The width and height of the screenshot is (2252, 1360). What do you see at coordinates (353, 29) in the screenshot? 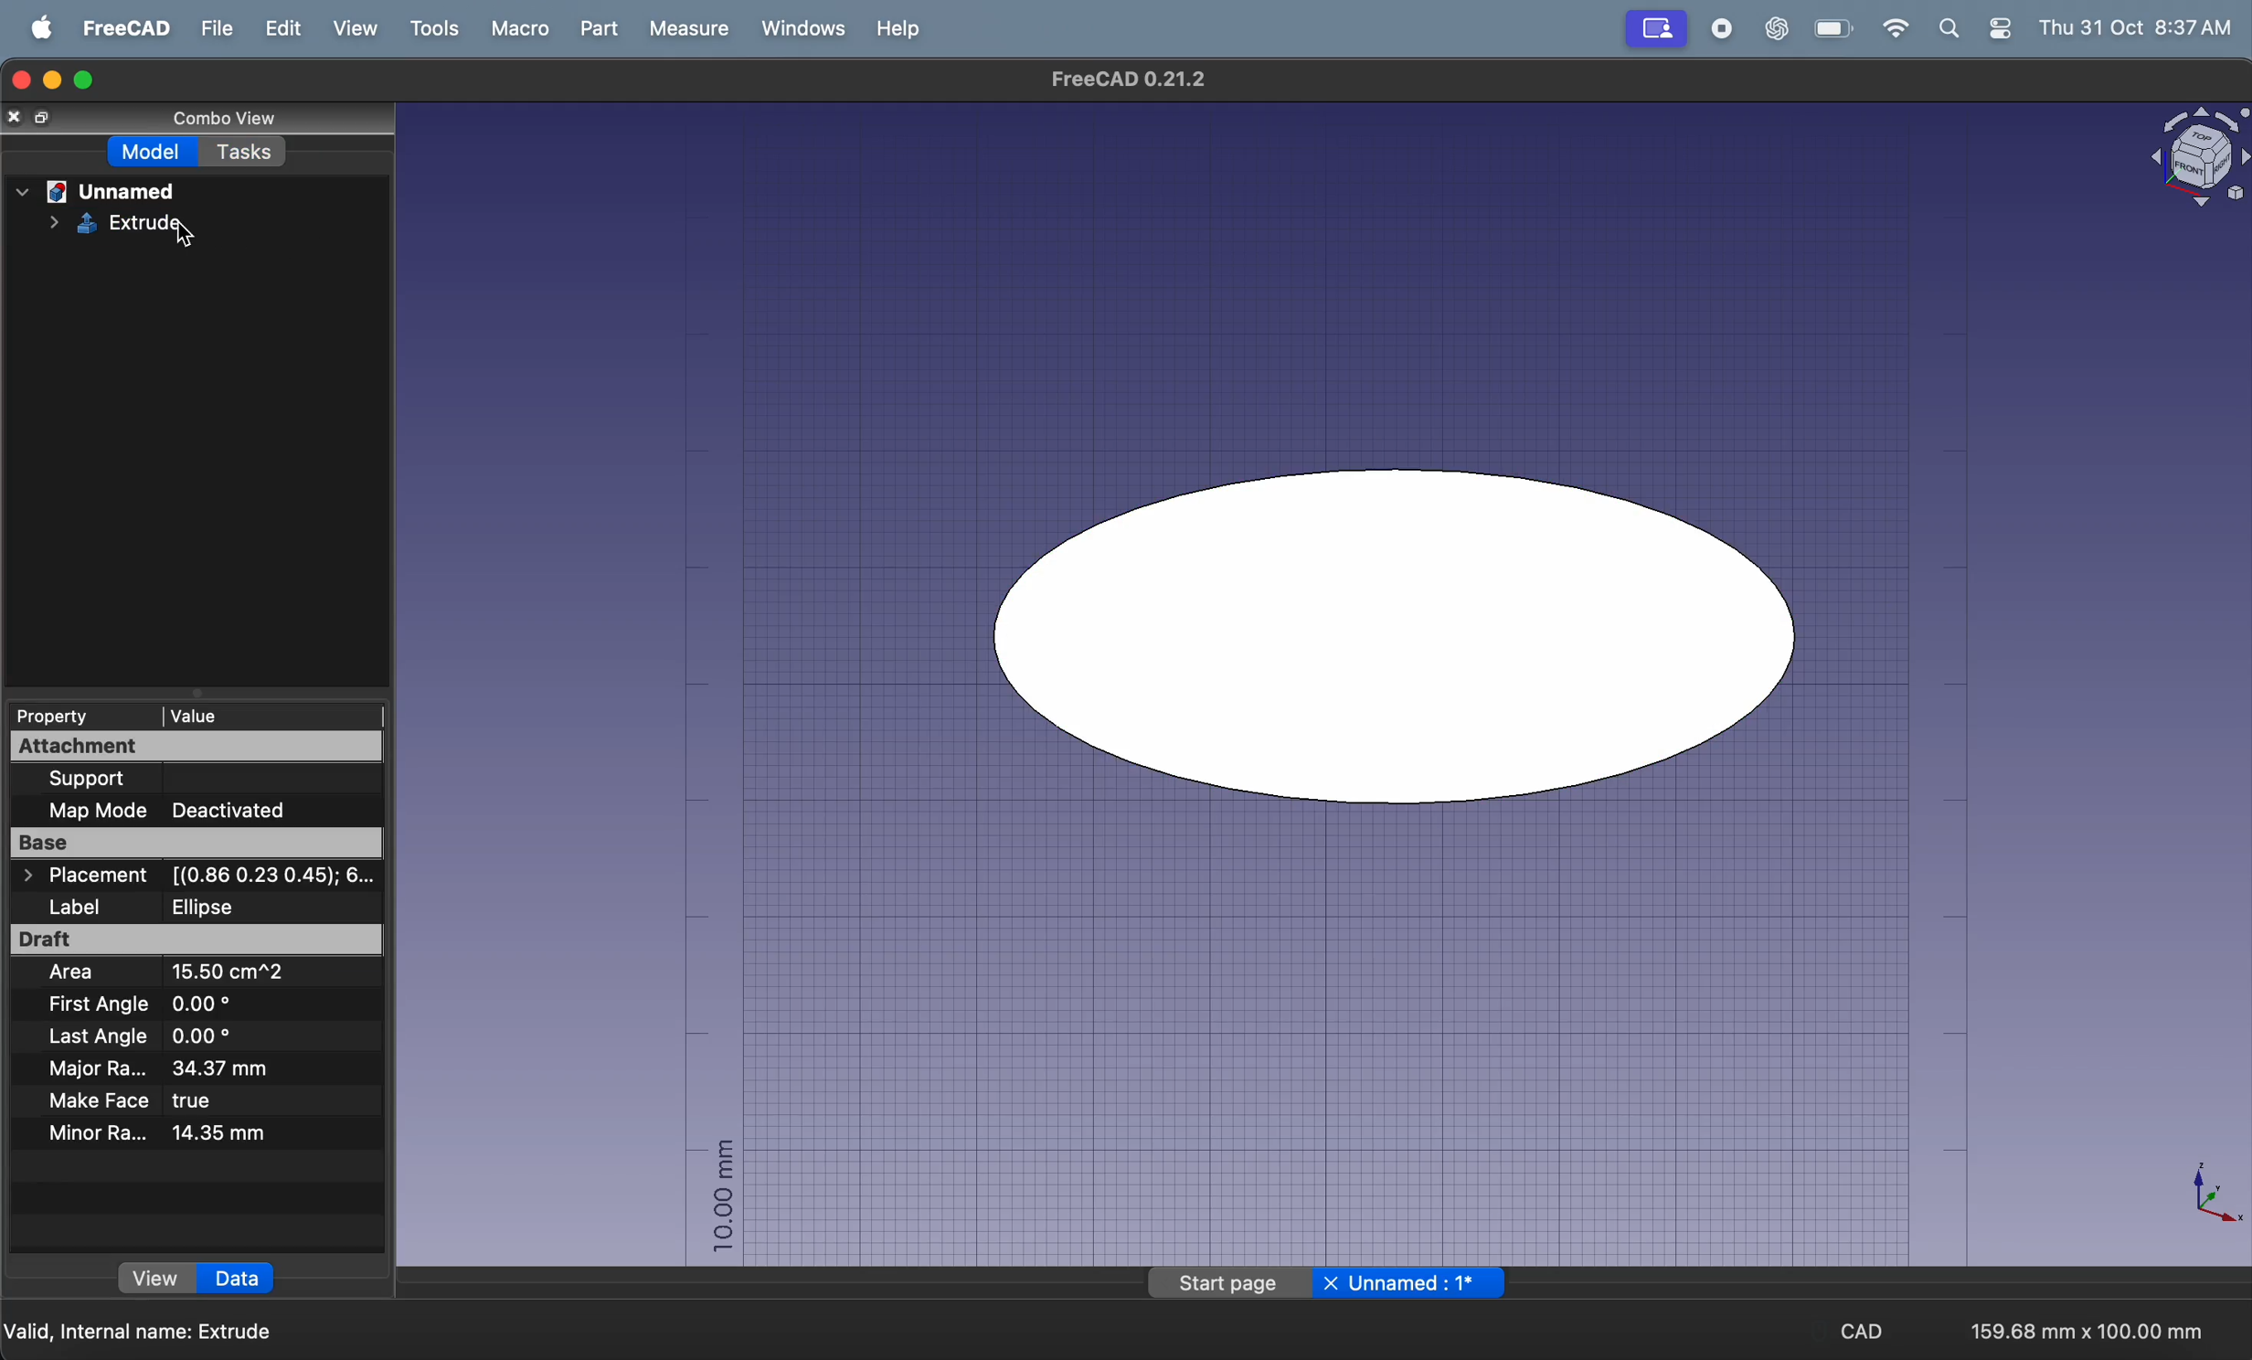
I see `view` at bounding box center [353, 29].